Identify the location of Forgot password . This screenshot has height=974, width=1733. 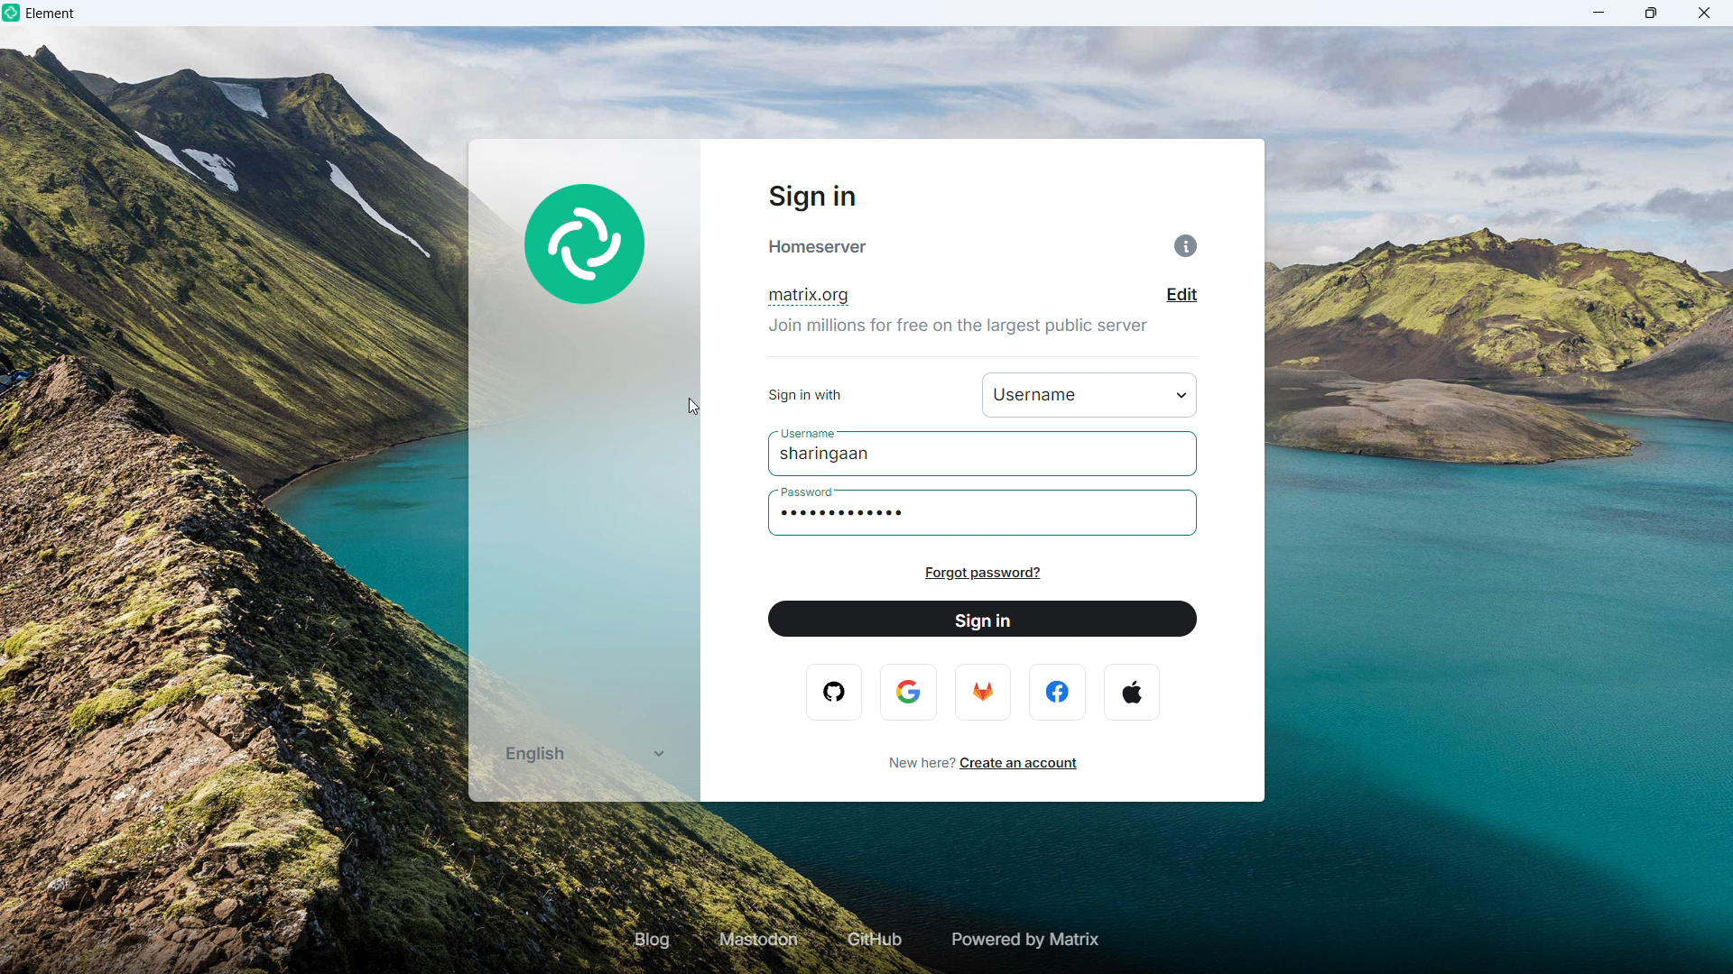
(982, 574).